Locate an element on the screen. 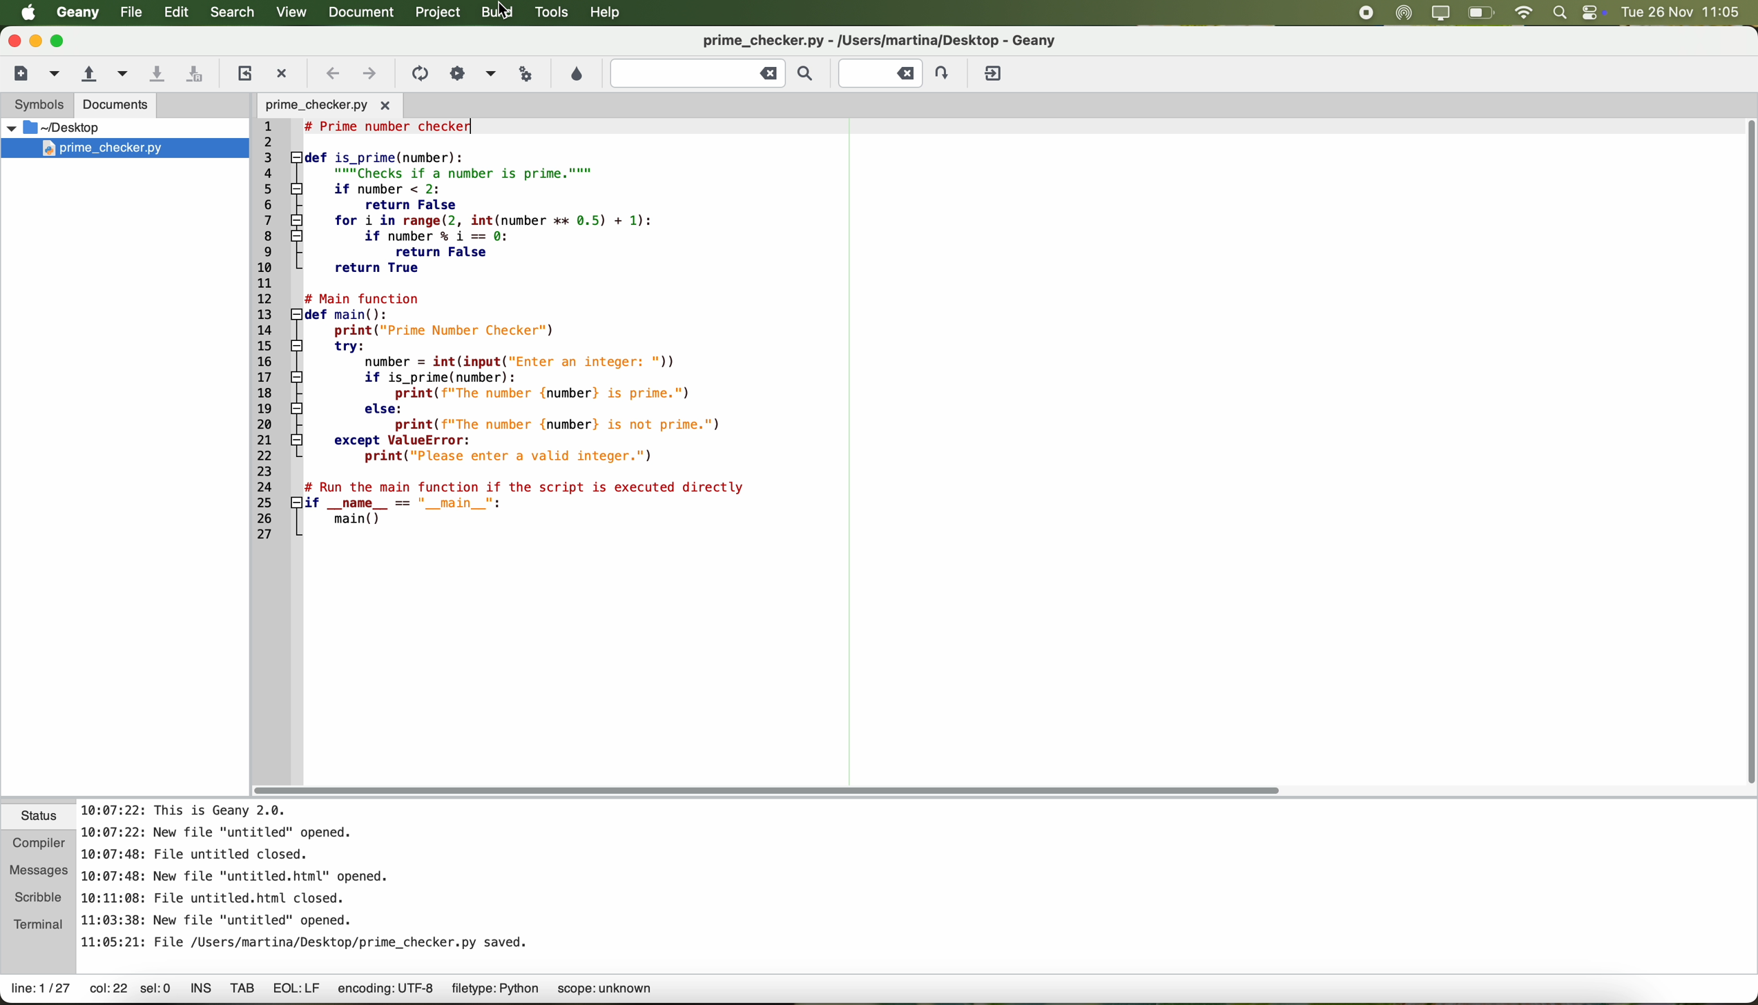 Image resolution: width=1758 pixels, height=1005 pixels. open an existing file is located at coordinates (88, 74).